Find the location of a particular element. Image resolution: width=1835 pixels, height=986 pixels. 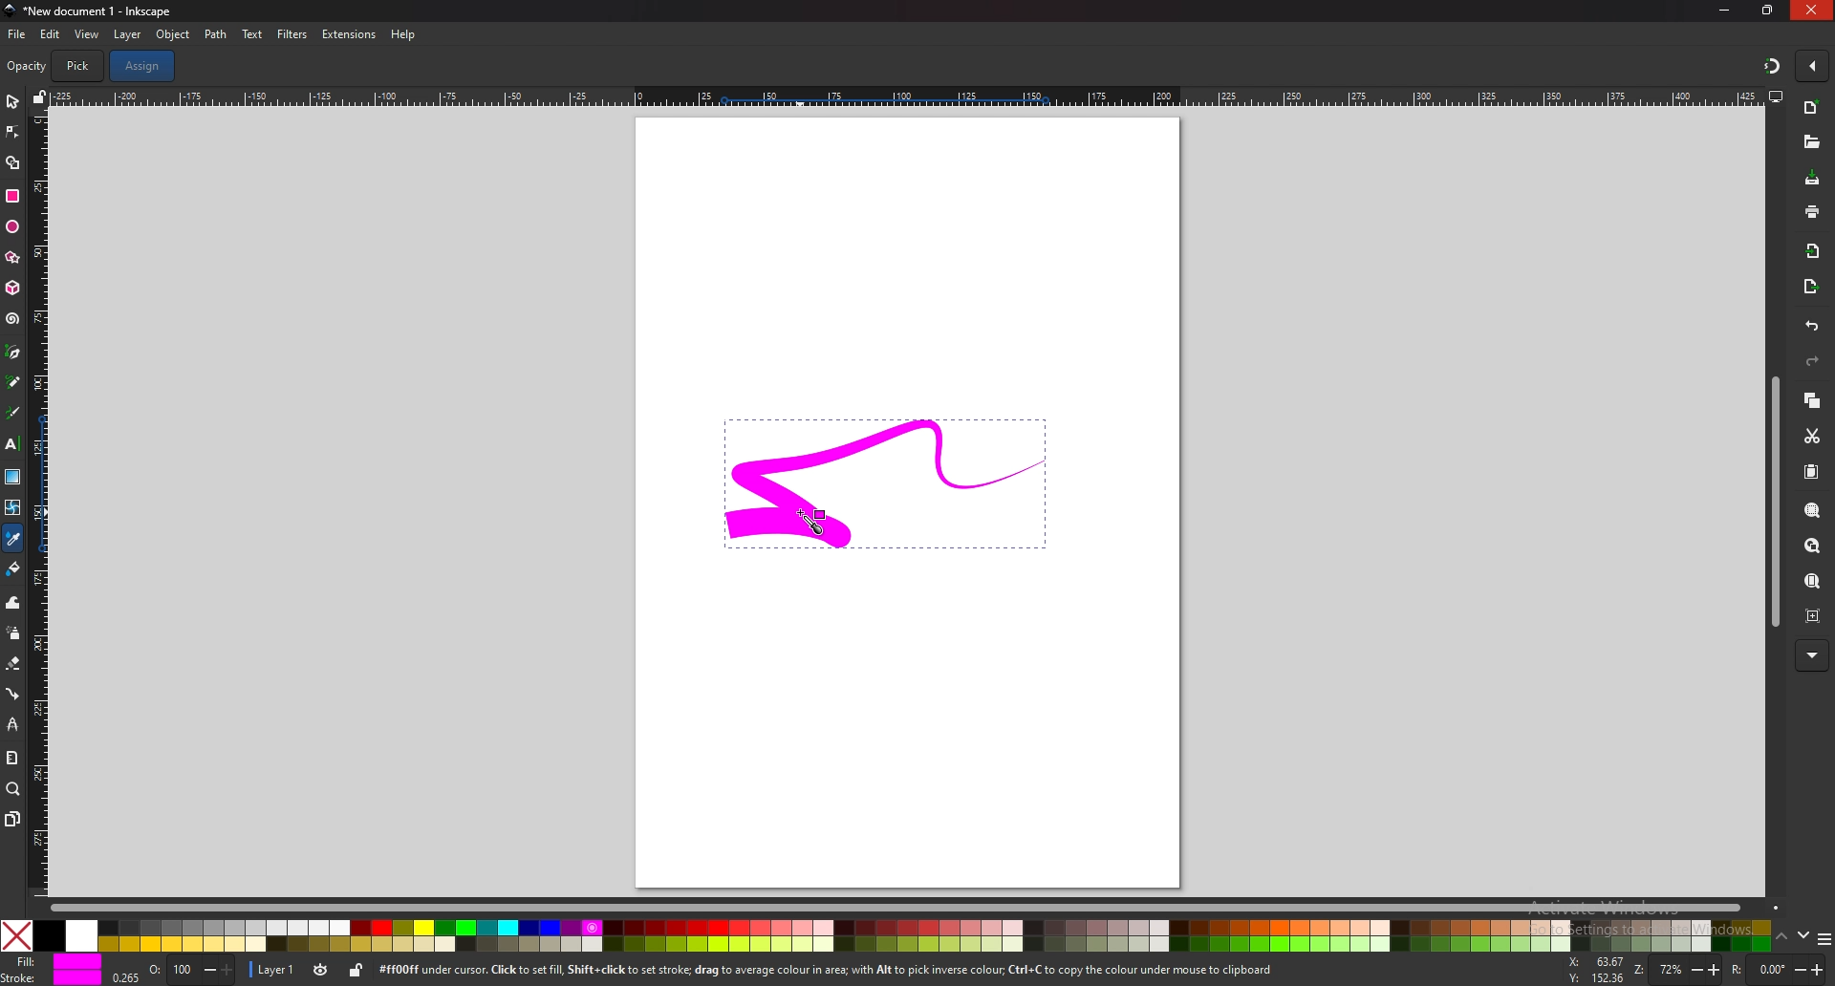

path is located at coordinates (215, 32).